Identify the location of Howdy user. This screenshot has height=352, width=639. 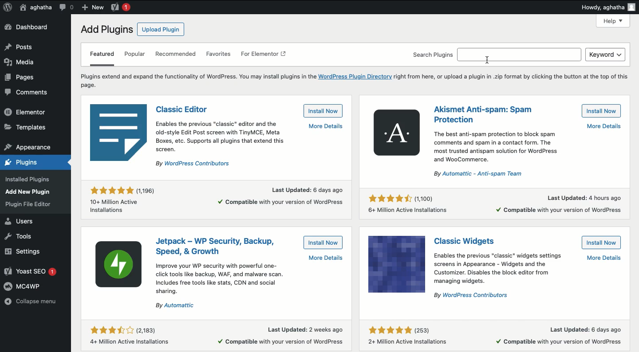
(608, 7).